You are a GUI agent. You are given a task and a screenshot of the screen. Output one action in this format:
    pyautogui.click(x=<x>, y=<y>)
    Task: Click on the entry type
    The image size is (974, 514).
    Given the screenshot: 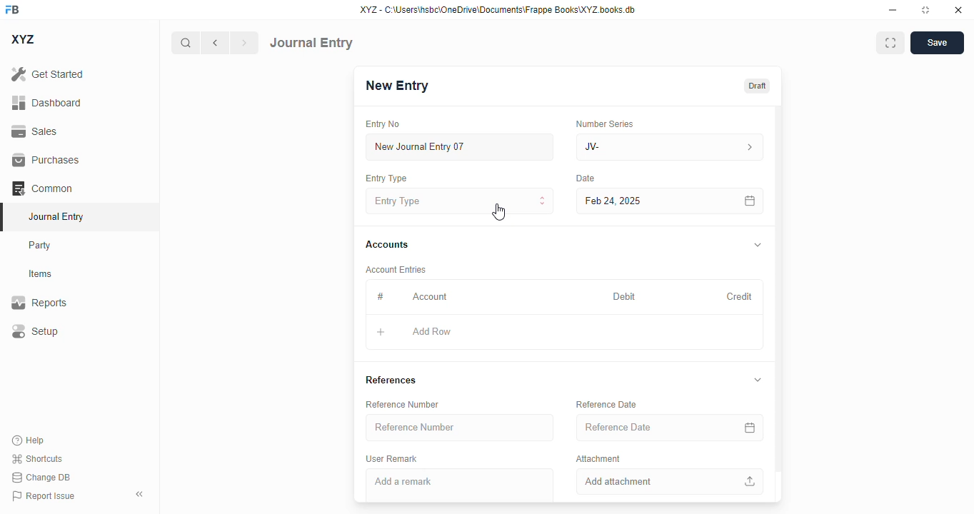 What is the action you would take?
    pyautogui.click(x=387, y=178)
    